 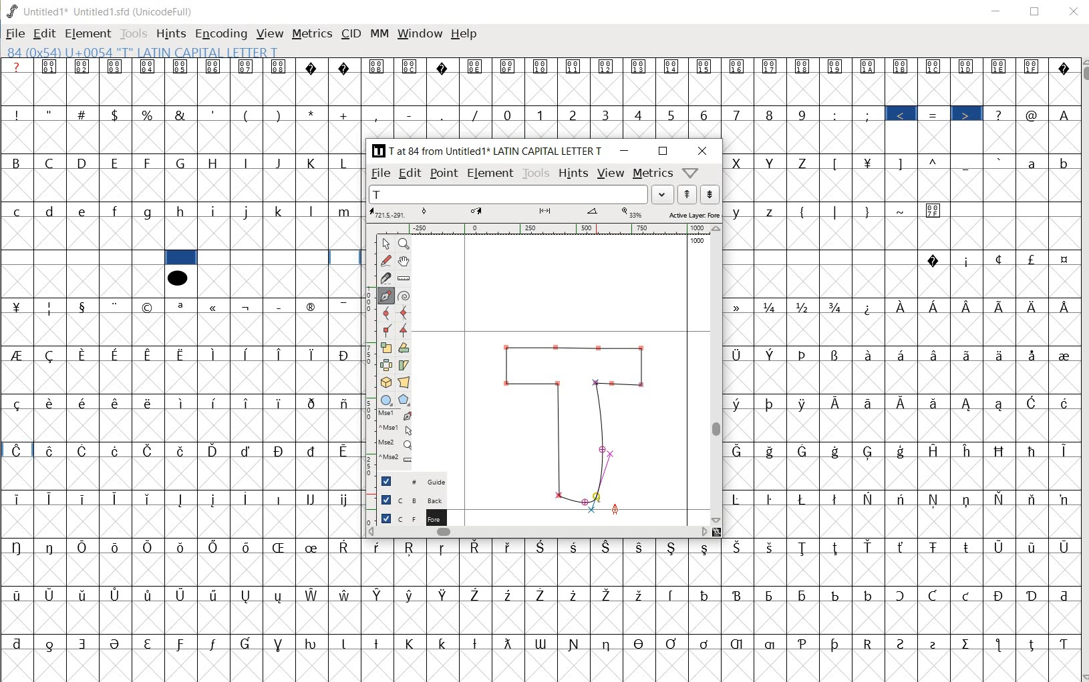 What do you see at coordinates (412, 643) in the screenshot?
I see `Symbol` at bounding box center [412, 643].